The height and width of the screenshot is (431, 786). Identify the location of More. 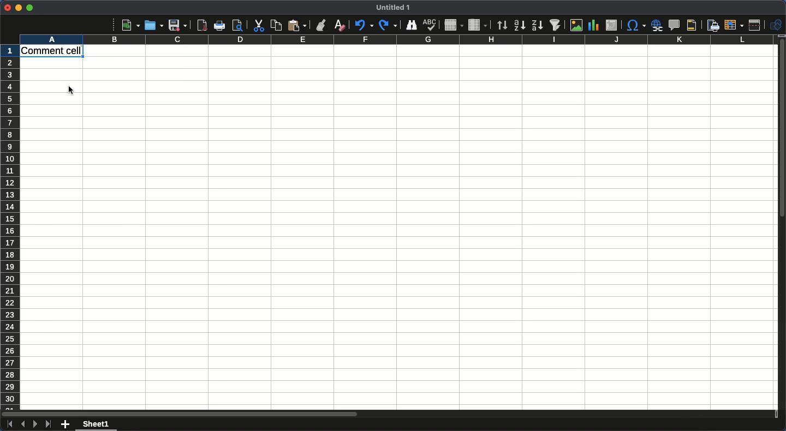
(110, 26).